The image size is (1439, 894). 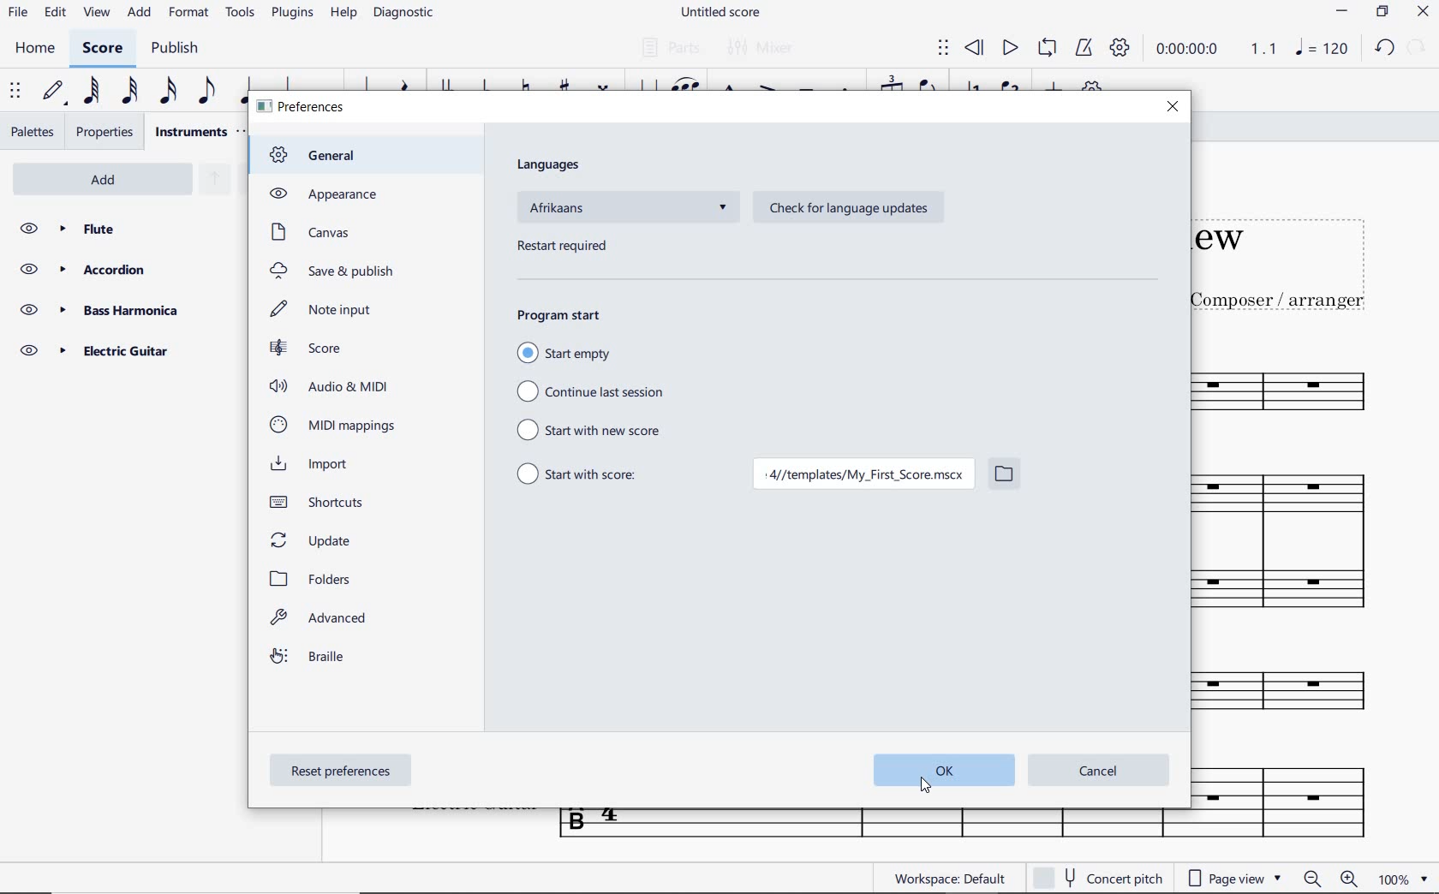 I want to click on canvas, so click(x=308, y=232).